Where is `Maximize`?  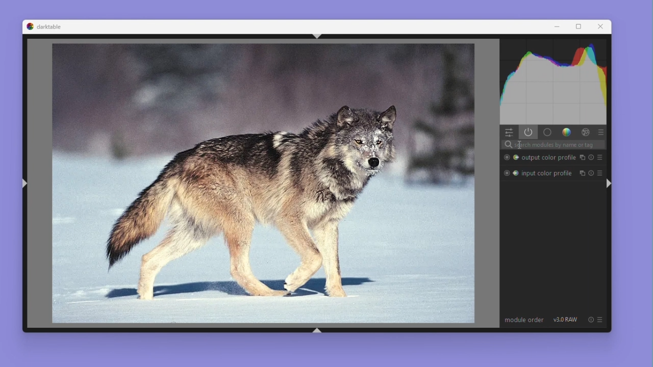
Maximize is located at coordinates (579, 27).